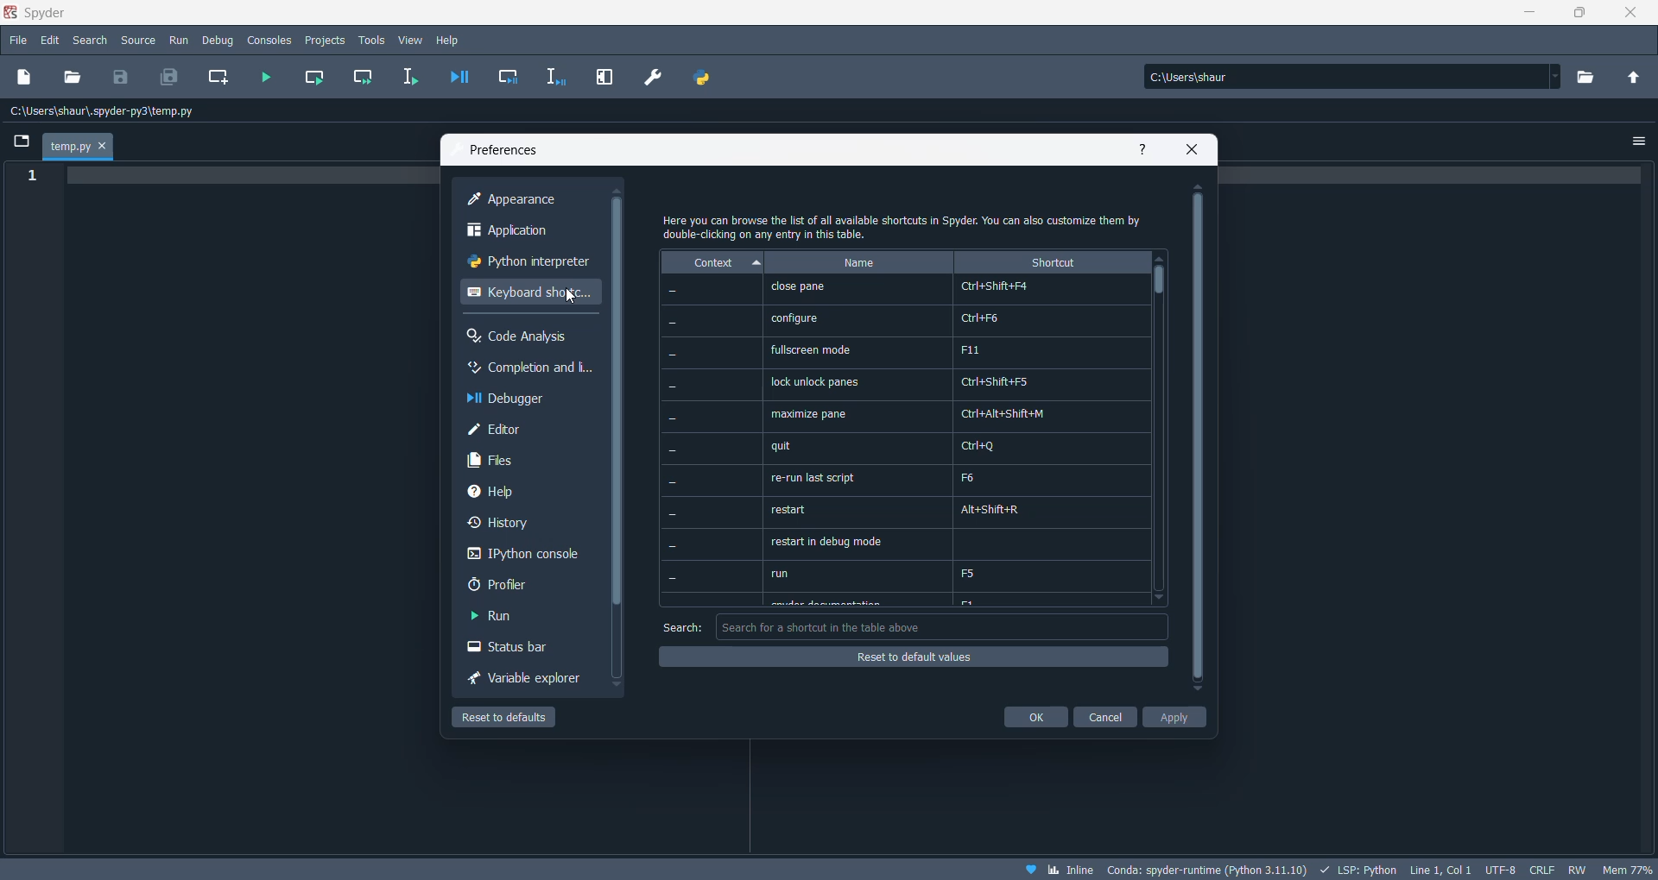 Image resolution: width=1658 pixels, height=880 pixels. I want to click on help, so click(521, 494).